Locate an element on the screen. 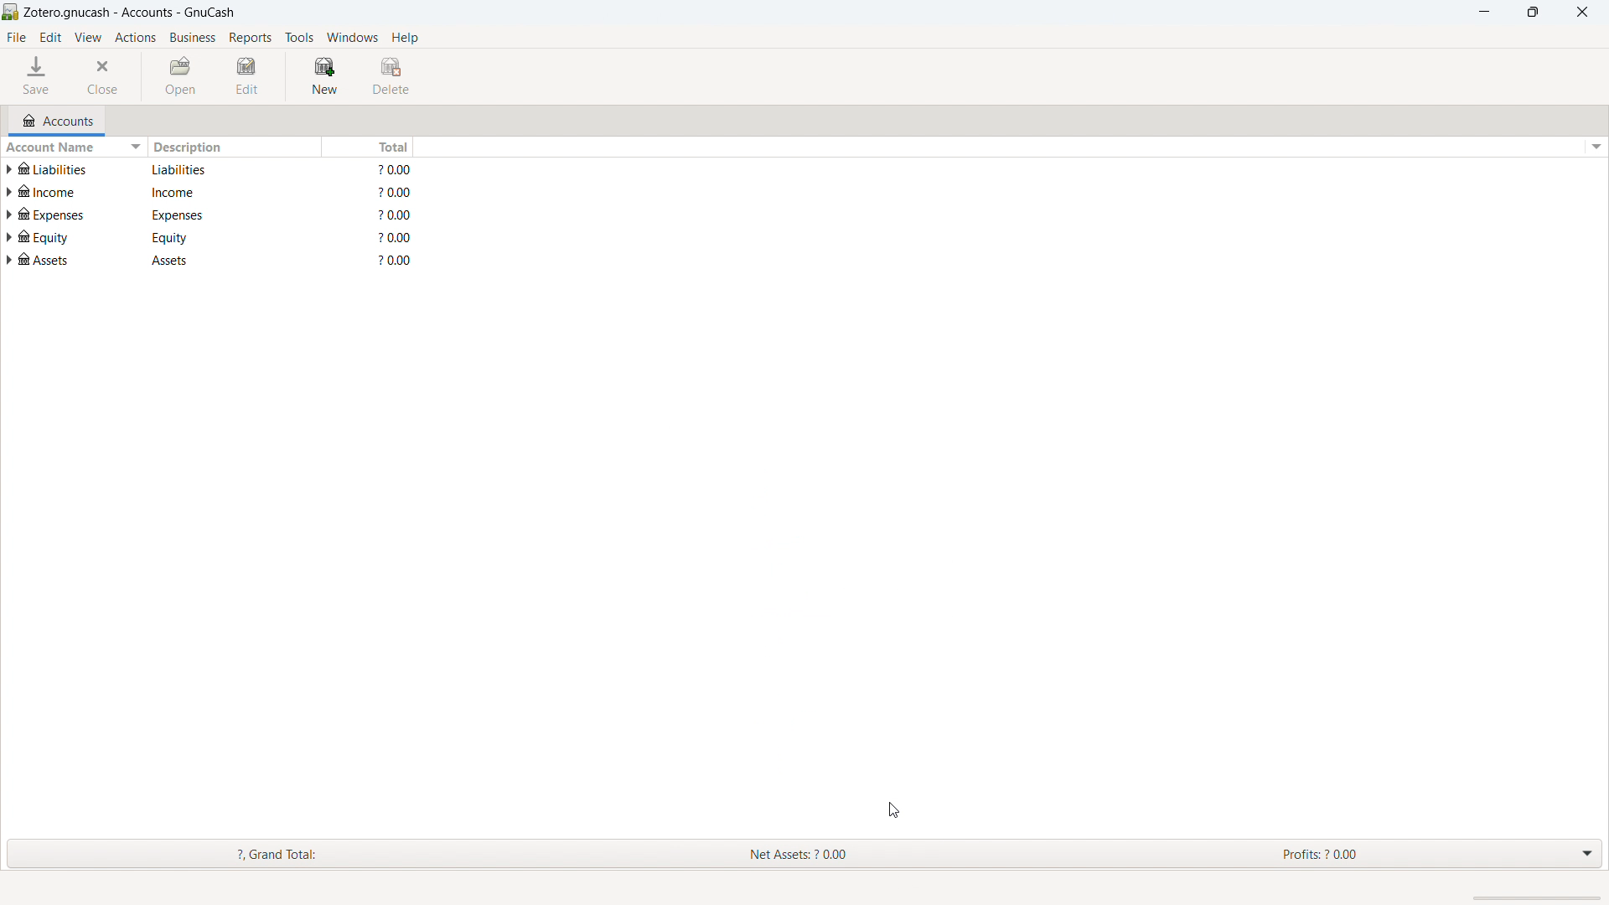 Image resolution: width=1609 pixels, height=905 pixels. account name is located at coordinates (61, 217).